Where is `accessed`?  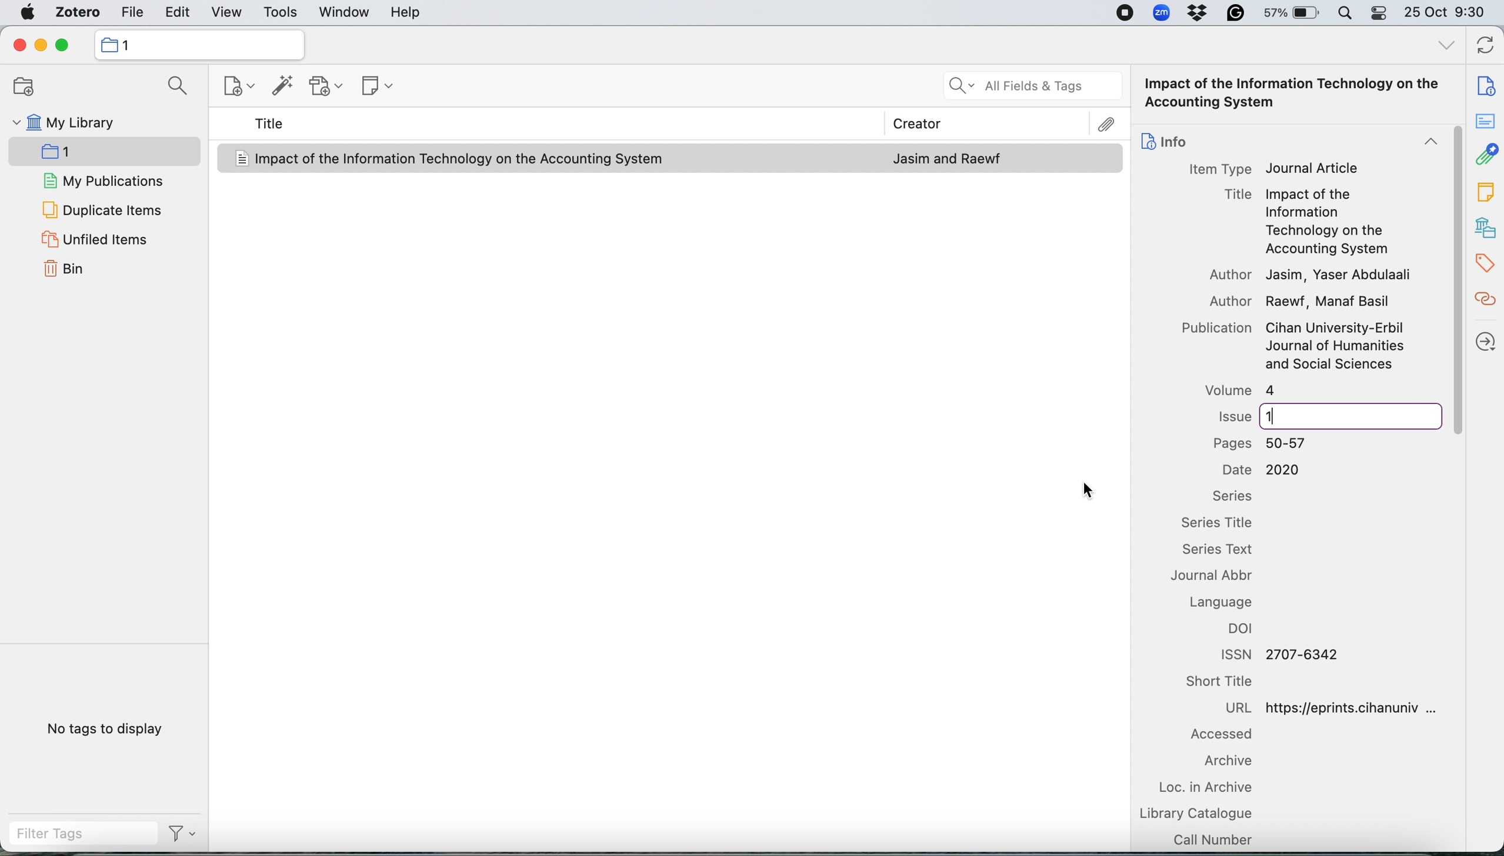
accessed is located at coordinates (1219, 736).